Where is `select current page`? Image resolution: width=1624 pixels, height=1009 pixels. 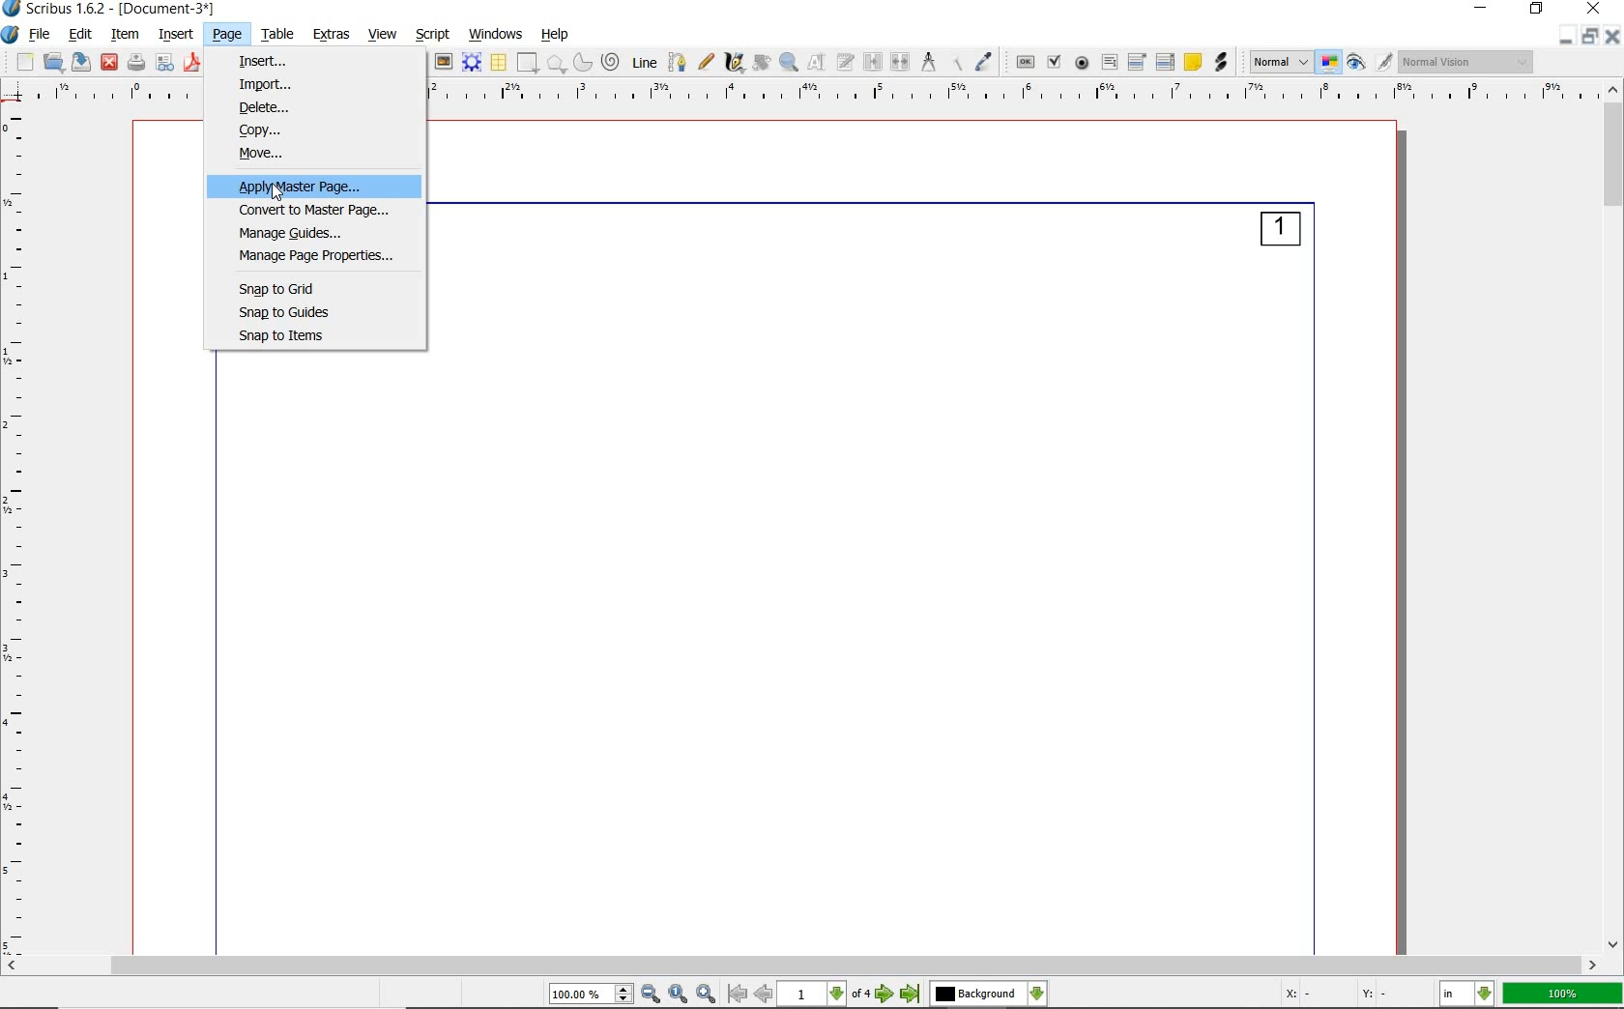
select current page is located at coordinates (824, 995).